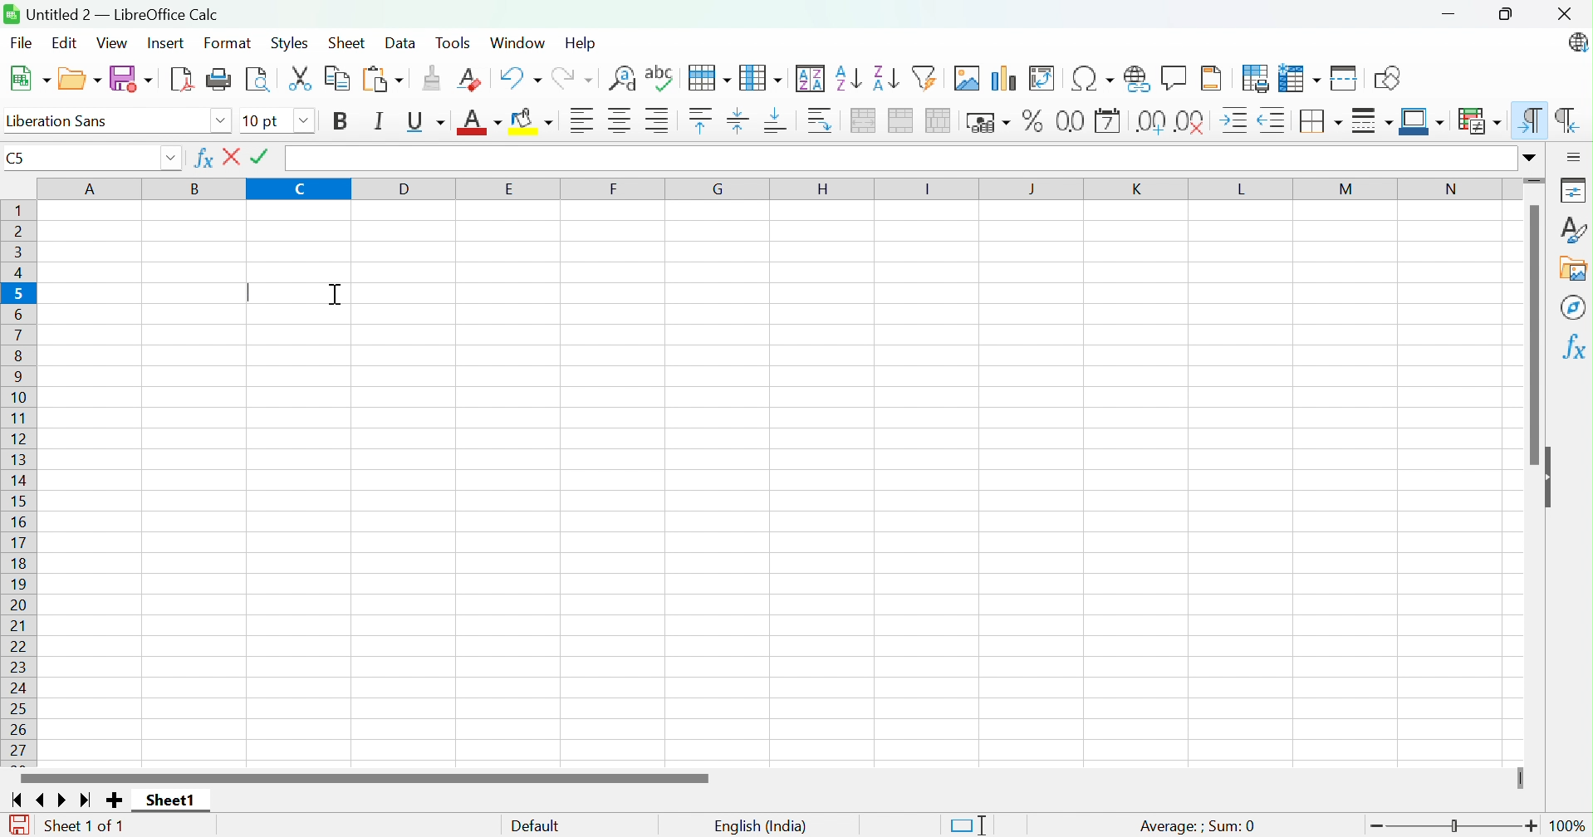 The image size is (1593, 837). Describe the element at coordinates (1574, 307) in the screenshot. I see `Navigator` at that location.